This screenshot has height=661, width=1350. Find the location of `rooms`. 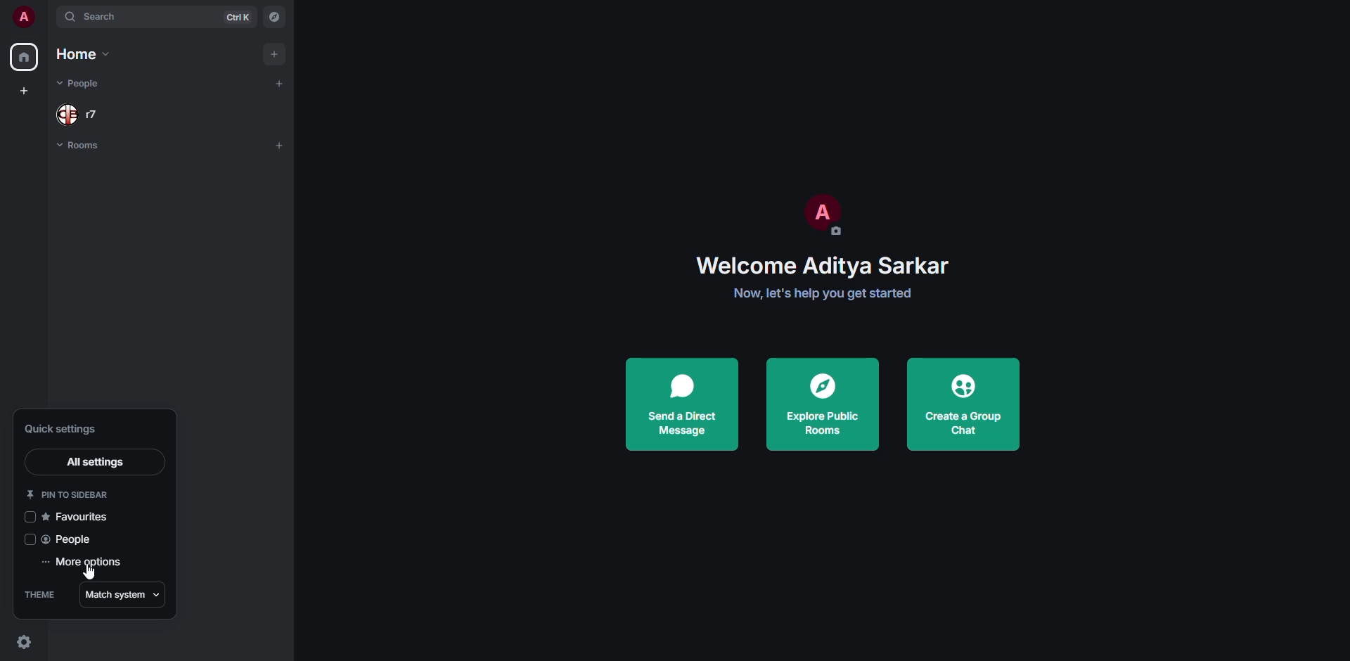

rooms is located at coordinates (83, 146).